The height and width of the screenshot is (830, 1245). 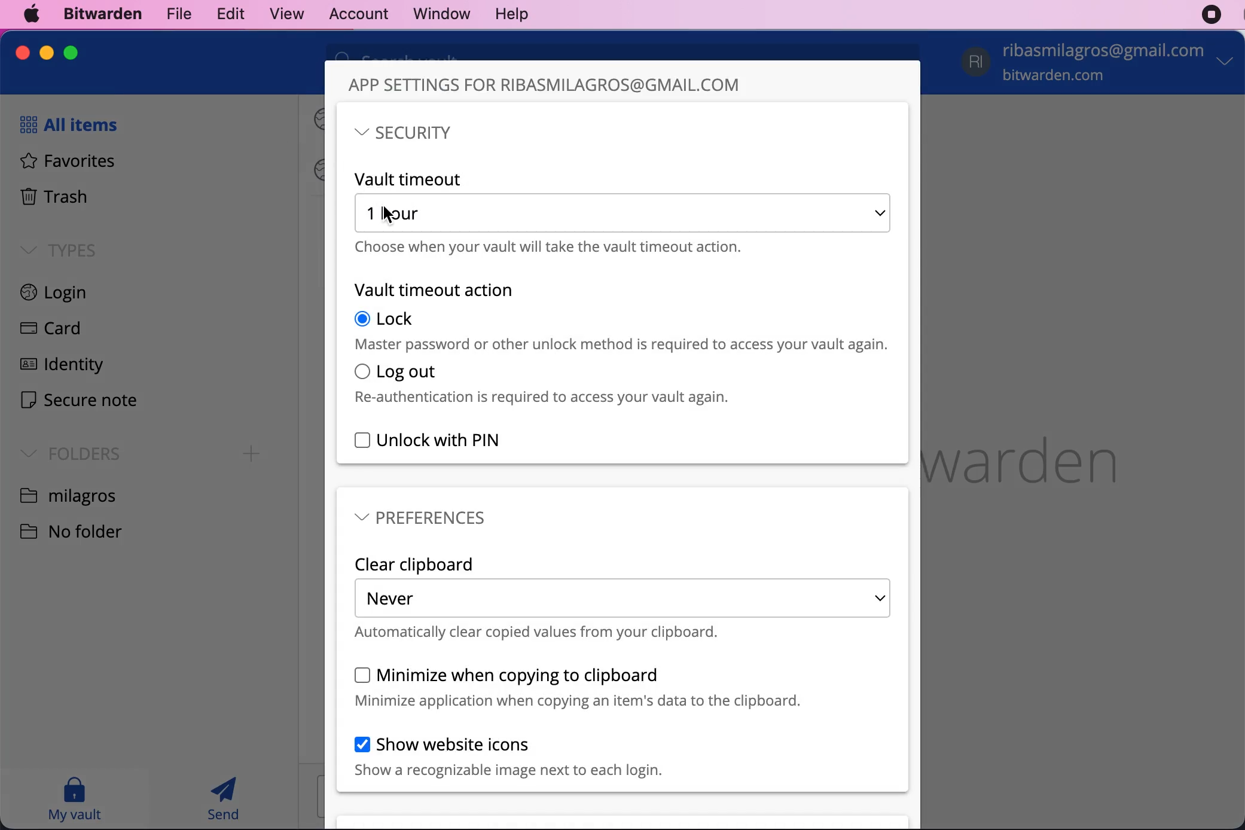 What do you see at coordinates (387, 215) in the screenshot?
I see `Cursor` at bounding box center [387, 215].